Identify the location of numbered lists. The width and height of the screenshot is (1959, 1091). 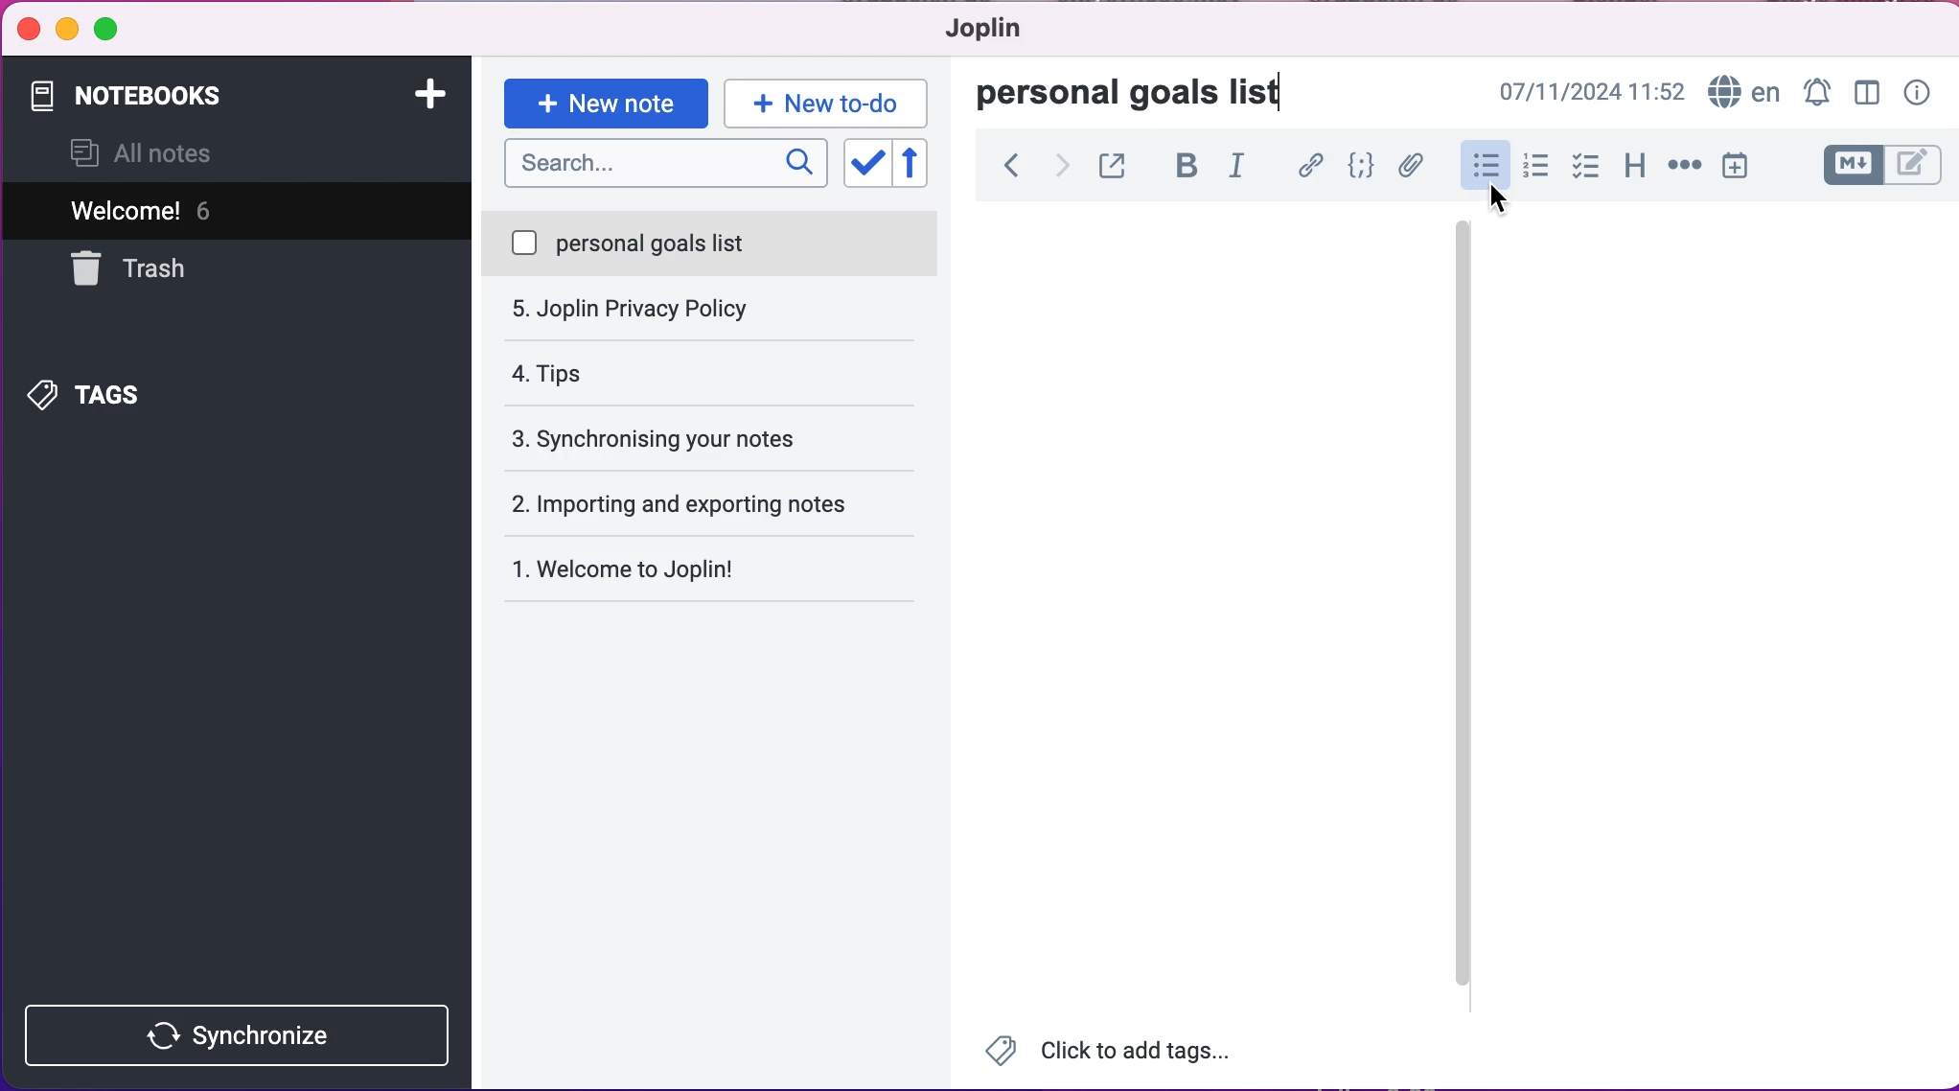
(1535, 170).